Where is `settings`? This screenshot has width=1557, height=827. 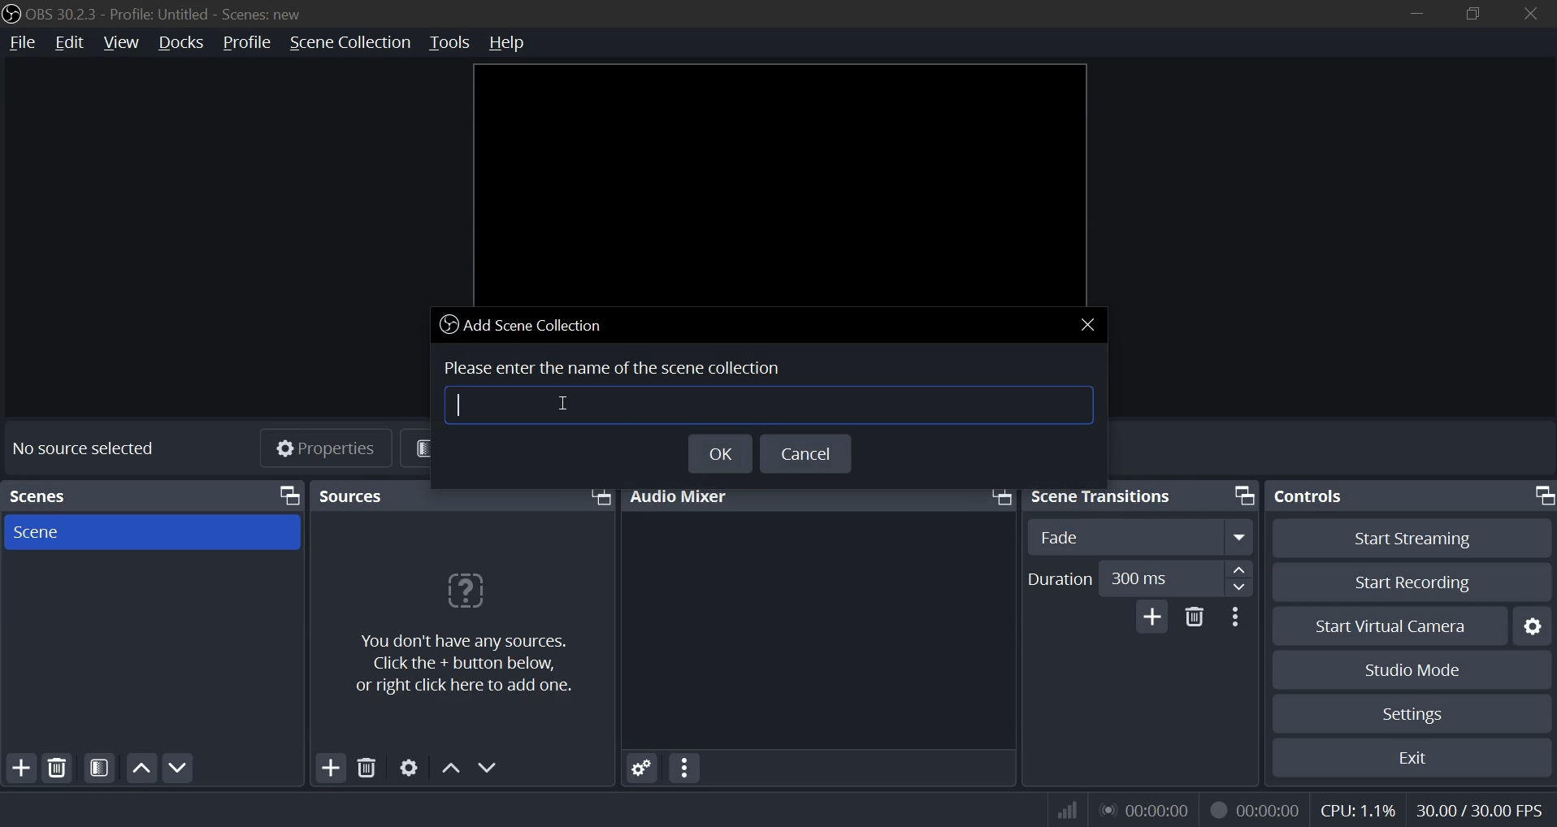 settings is located at coordinates (1415, 712).